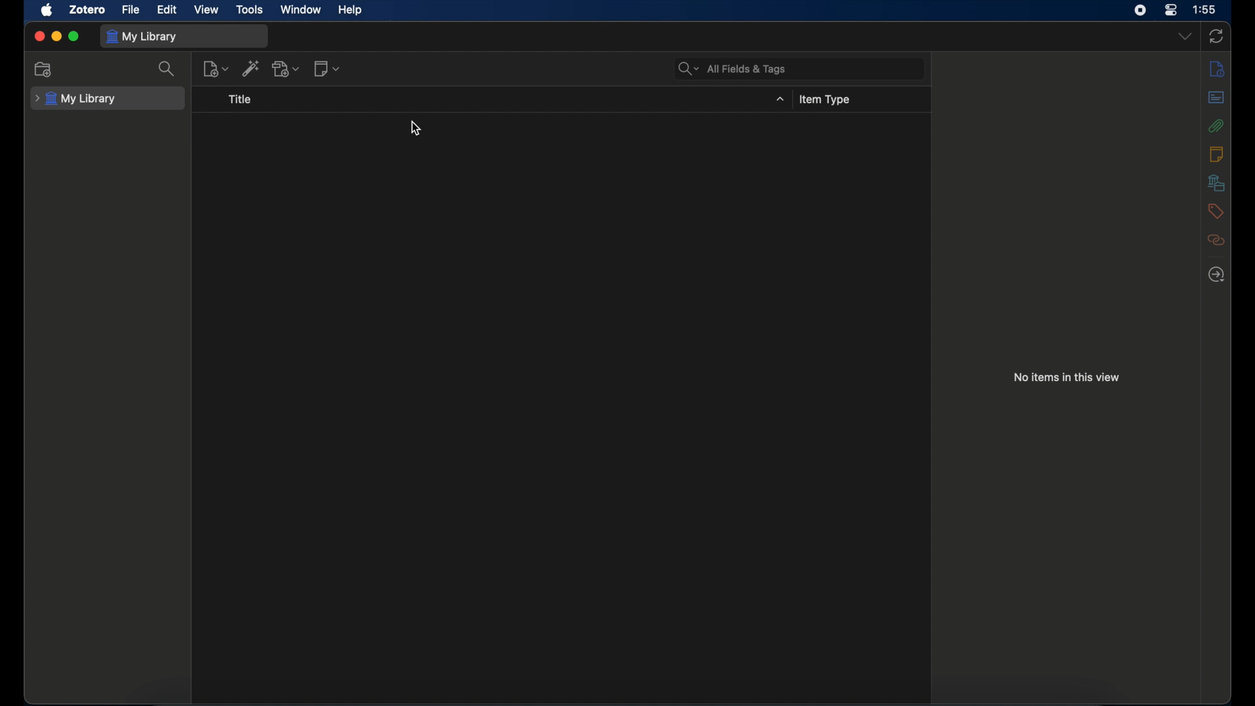 This screenshot has width=1255, height=706. What do you see at coordinates (76, 97) in the screenshot?
I see `my library` at bounding box center [76, 97].